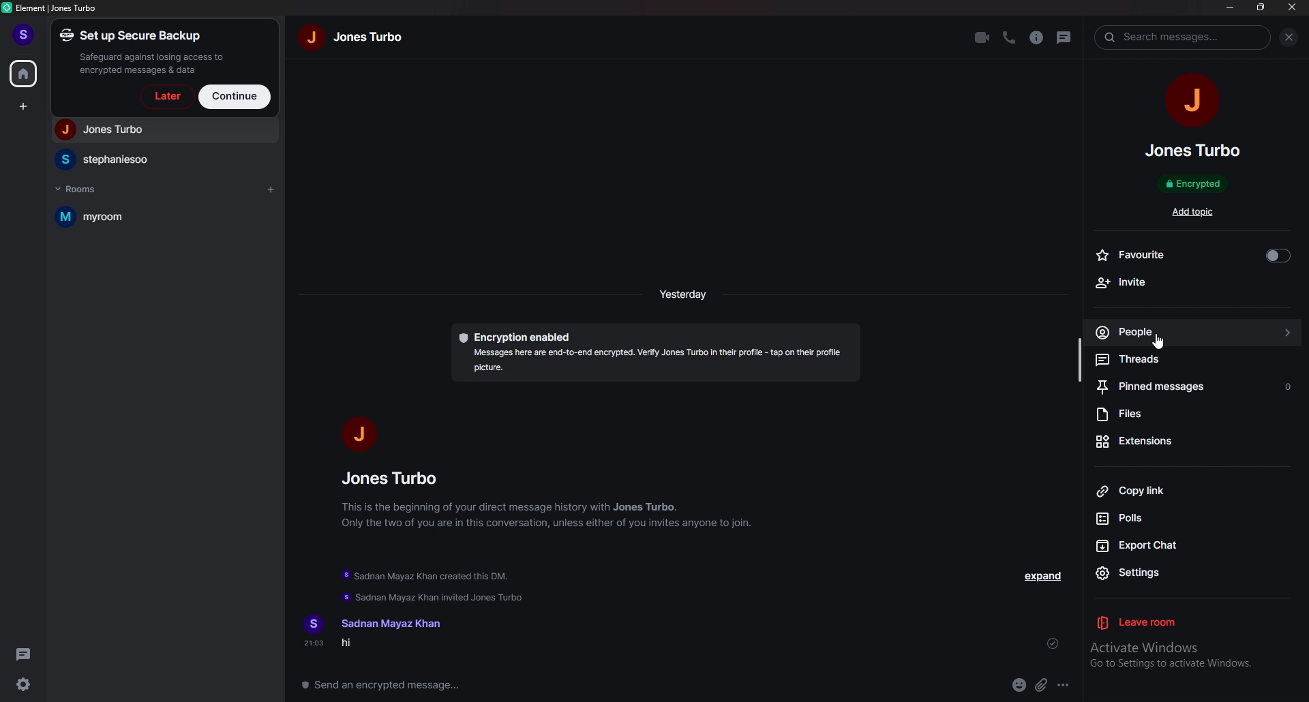 This screenshot has height=702, width=1309. Describe the element at coordinates (1231, 7) in the screenshot. I see `minimize` at that location.